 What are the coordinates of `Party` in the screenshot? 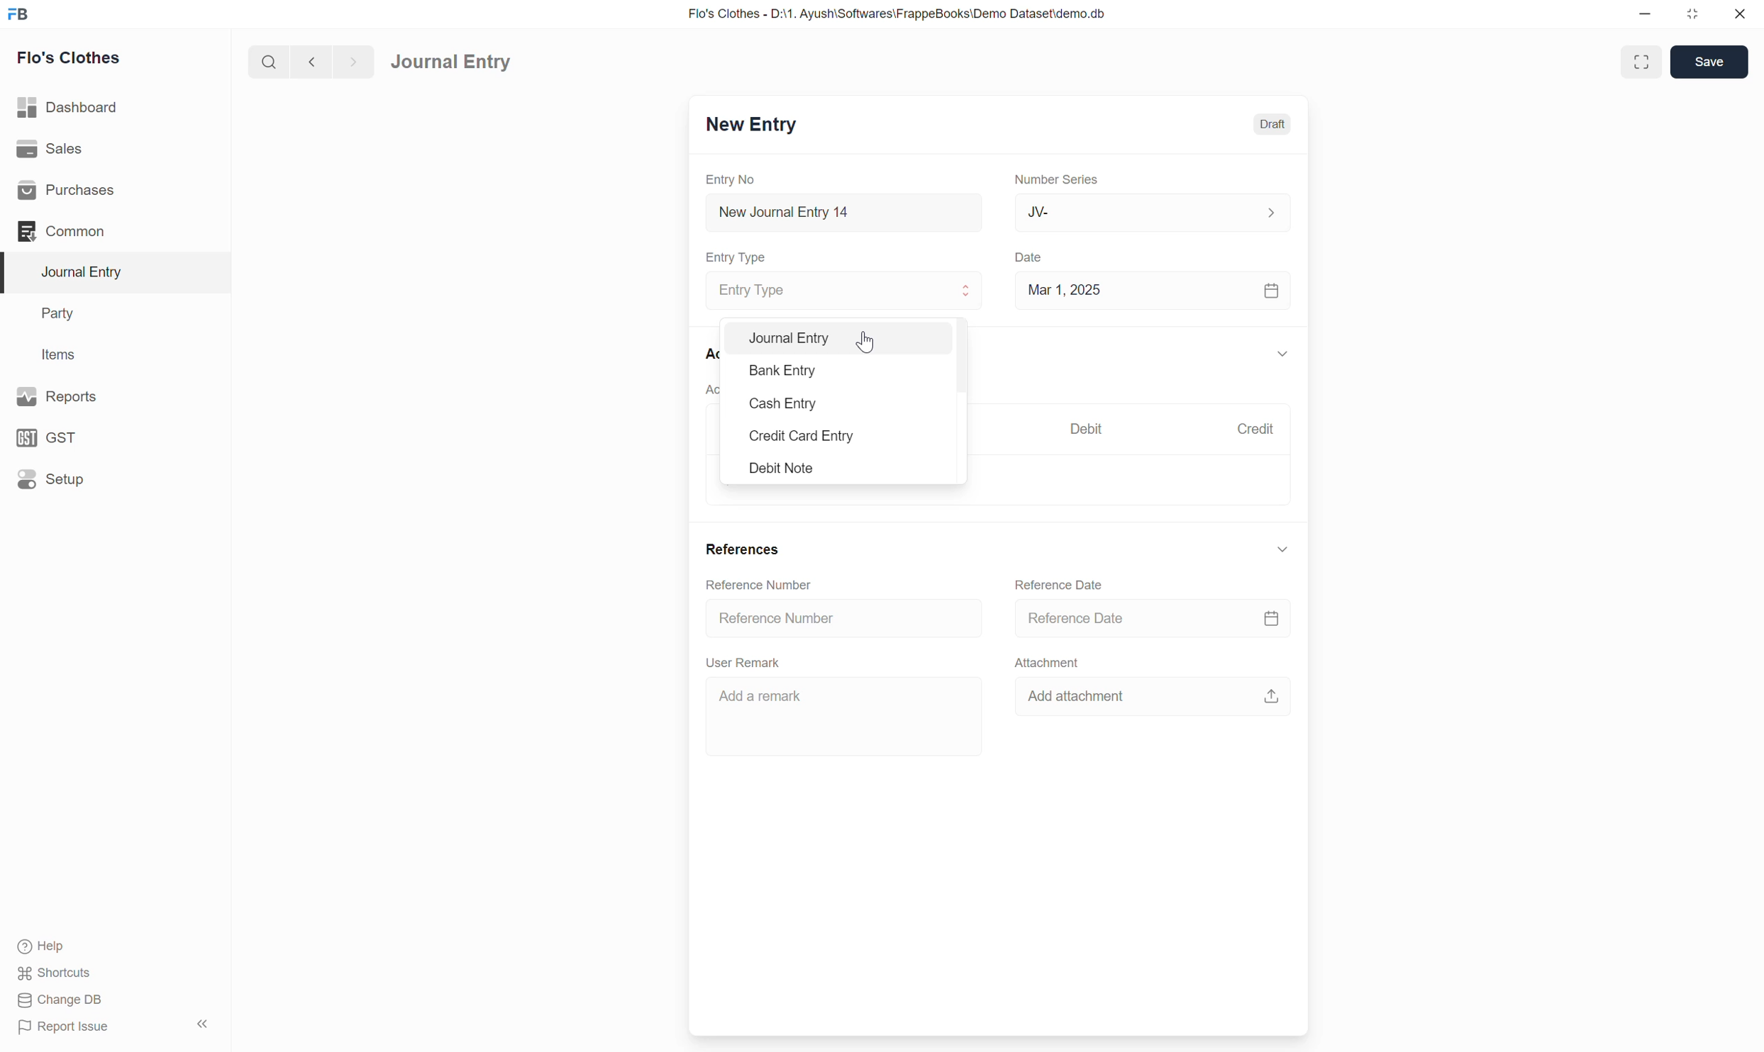 It's located at (62, 315).